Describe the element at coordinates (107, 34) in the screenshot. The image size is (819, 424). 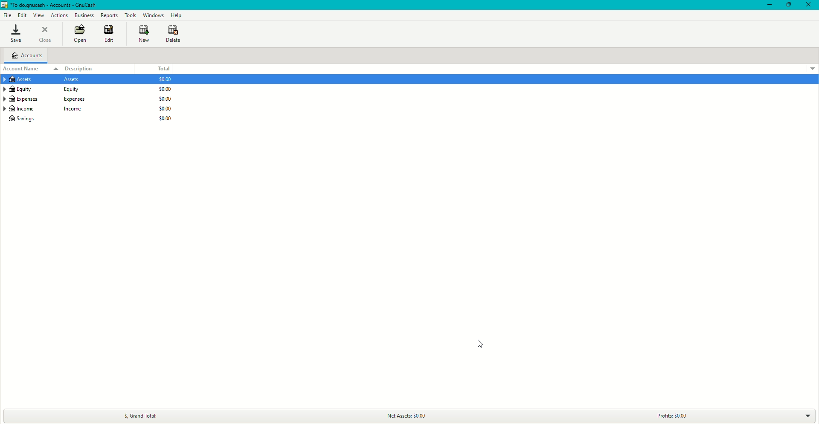
I see `Edit` at that location.